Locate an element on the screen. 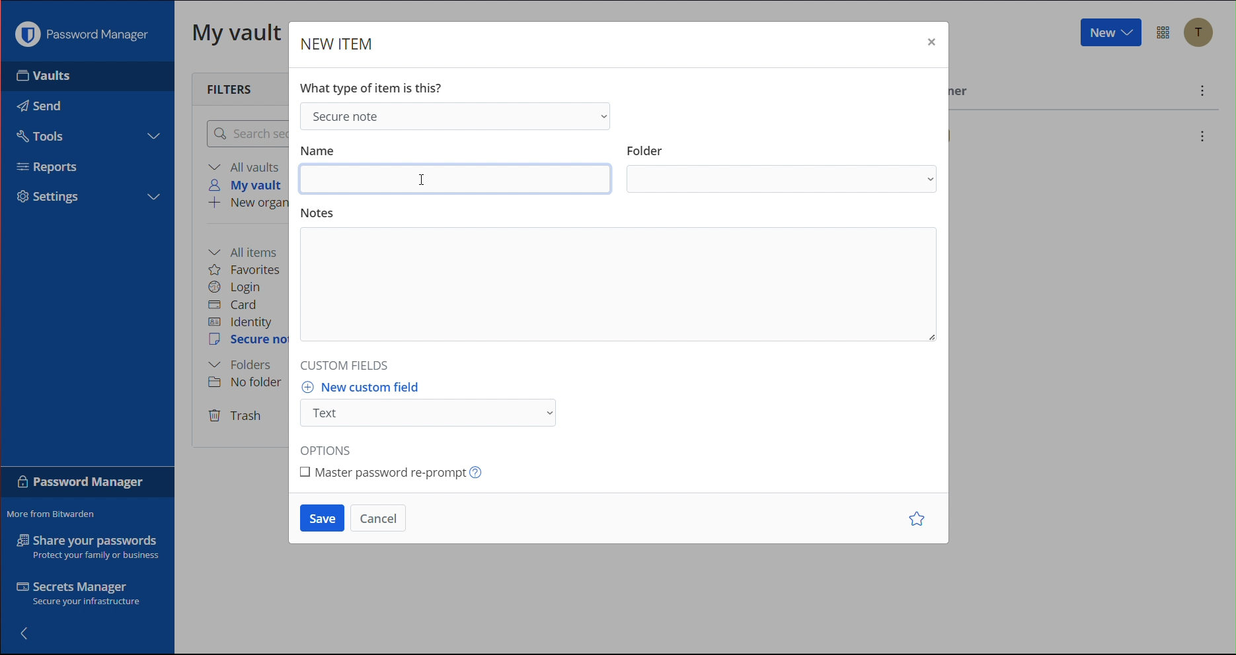  Filters is located at coordinates (233, 88).